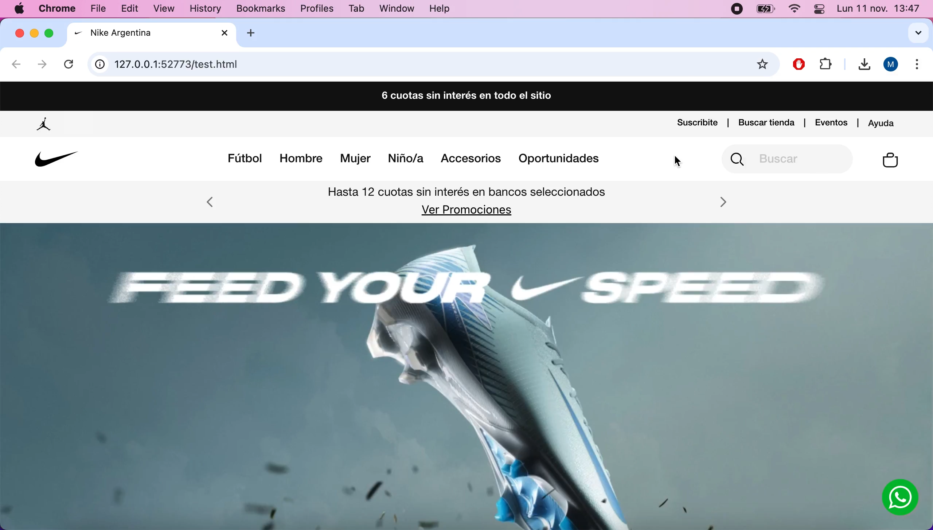 The image size is (933, 530). What do you see at coordinates (133, 8) in the screenshot?
I see `edit` at bounding box center [133, 8].